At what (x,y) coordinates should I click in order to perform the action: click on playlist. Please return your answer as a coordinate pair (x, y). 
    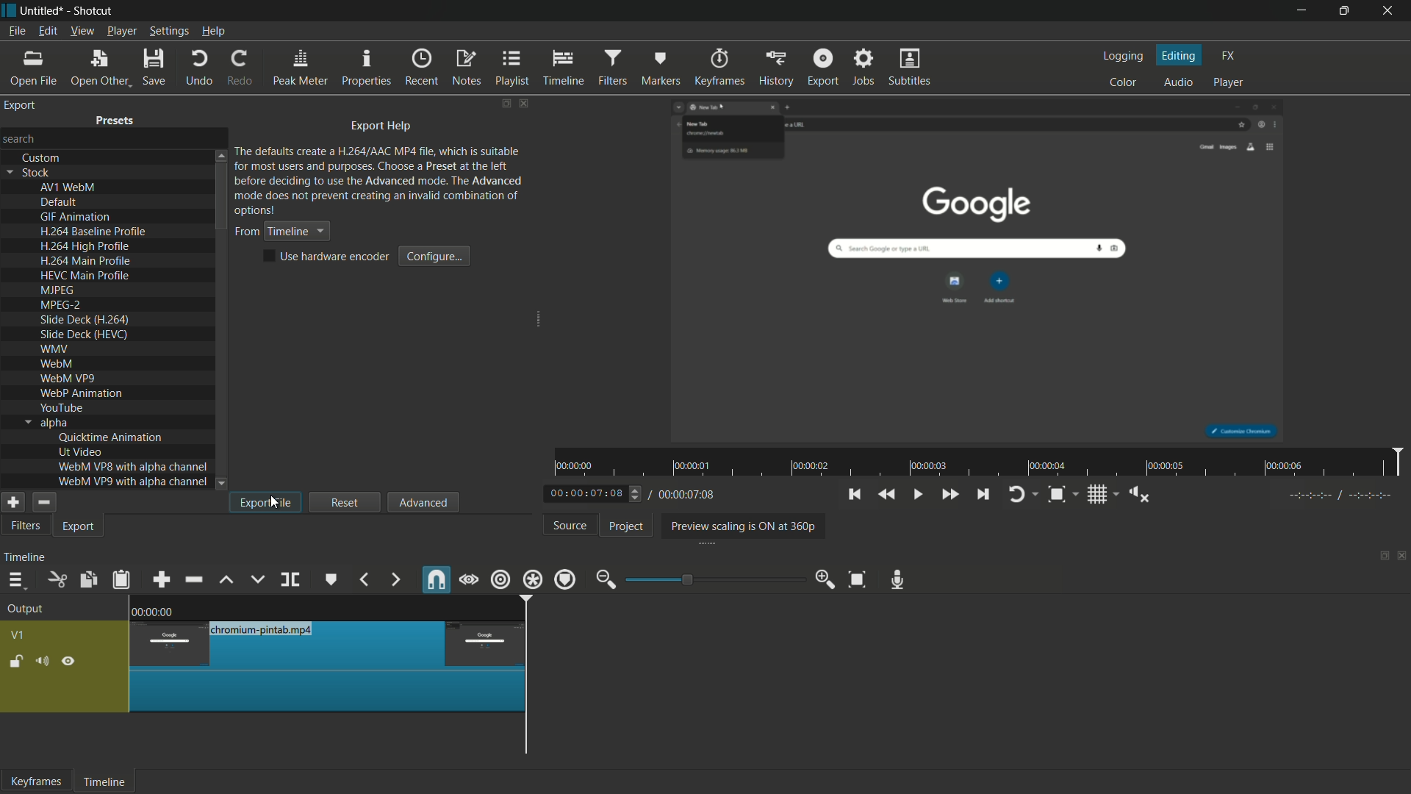
    Looking at the image, I should click on (513, 67).